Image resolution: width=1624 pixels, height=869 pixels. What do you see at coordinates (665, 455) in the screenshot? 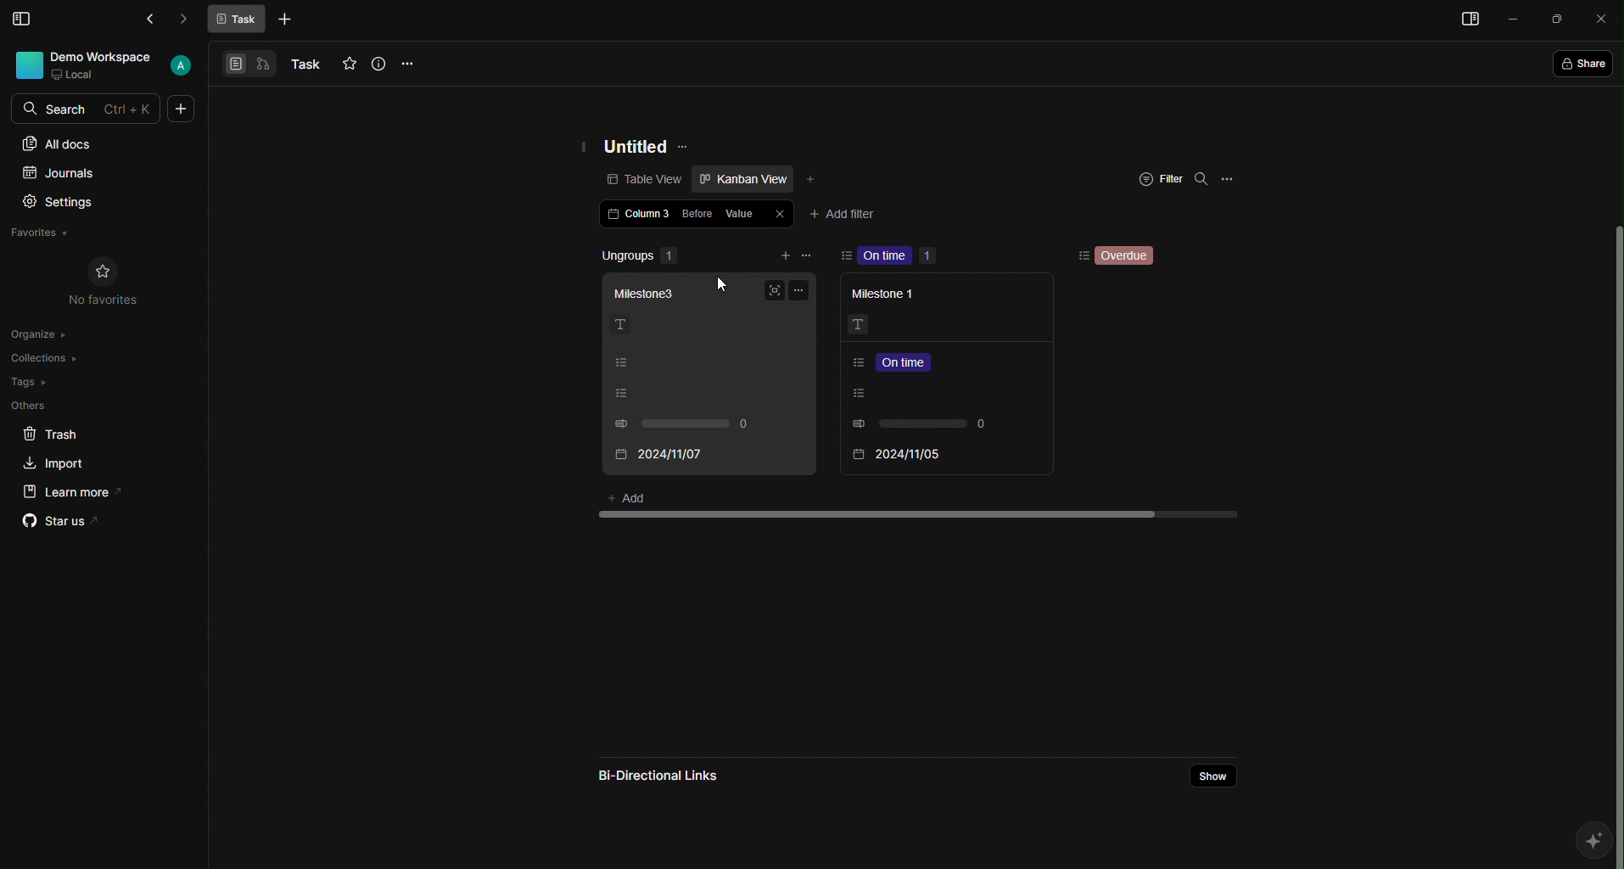
I see `2024/11/05` at bounding box center [665, 455].